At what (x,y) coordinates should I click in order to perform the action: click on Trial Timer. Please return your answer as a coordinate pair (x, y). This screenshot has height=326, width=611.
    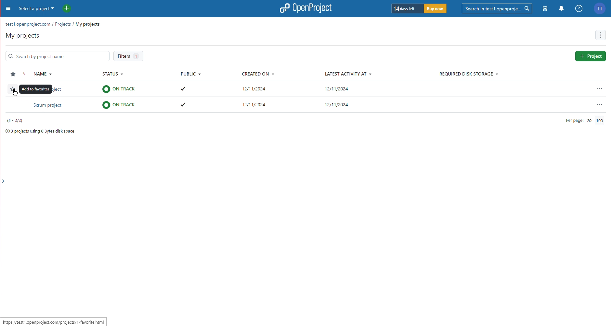
    Looking at the image, I should click on (420, 9).